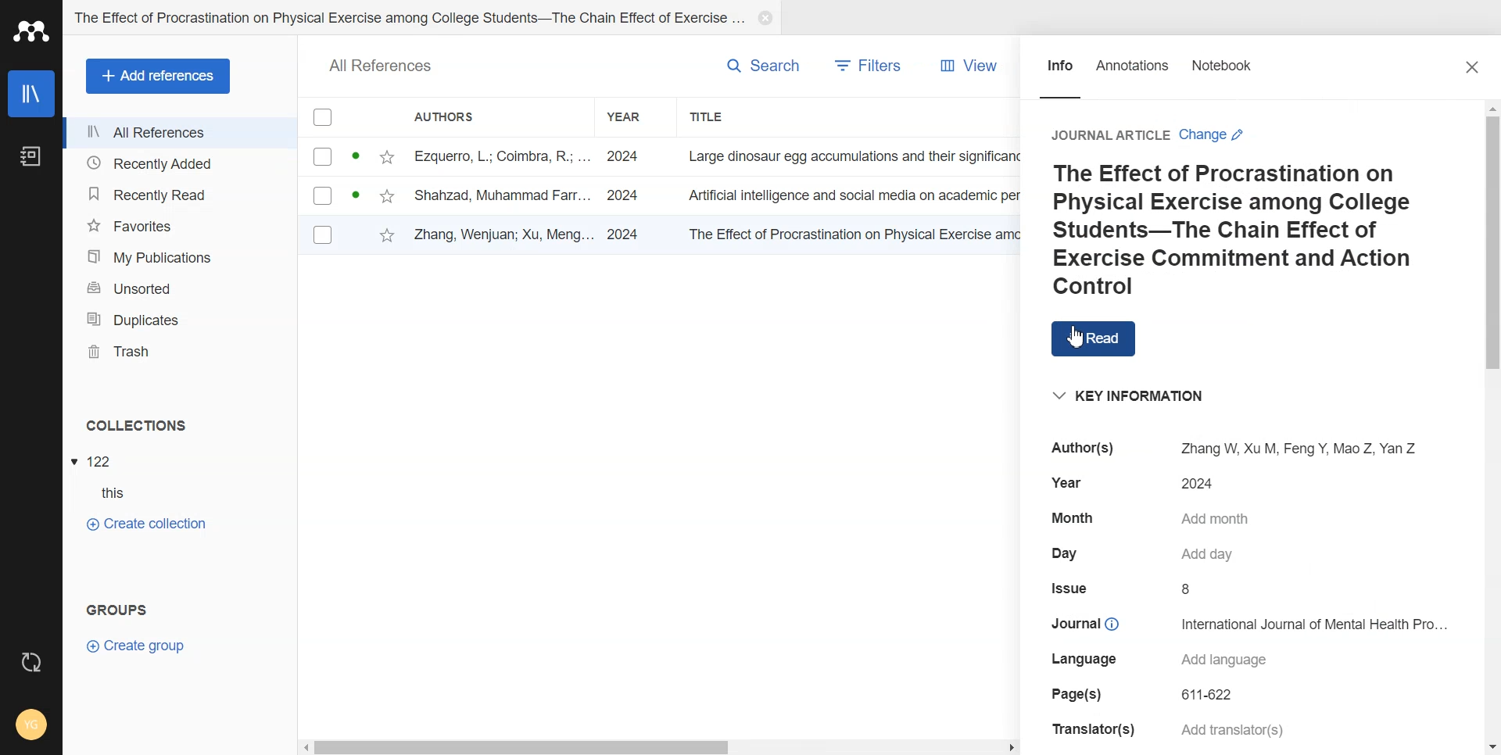  What do you see at coordinates (356, 152) in the screenshot?
I see `Active` at bounding box center [356, 152].